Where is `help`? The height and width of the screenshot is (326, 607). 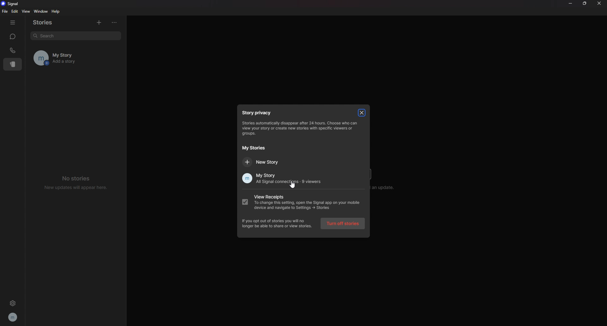 help is located at coordinates (56, 11).